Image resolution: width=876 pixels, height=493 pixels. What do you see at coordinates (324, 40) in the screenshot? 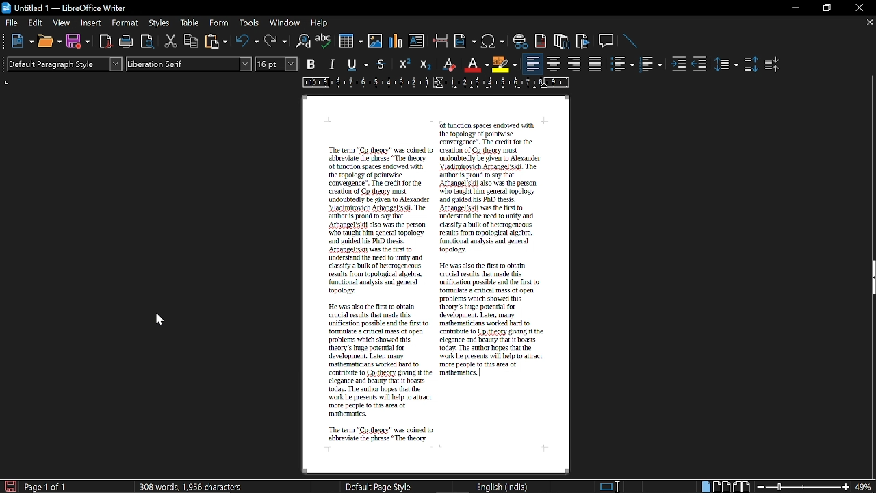
I see `Spell check` at bounding box center [324, 40].